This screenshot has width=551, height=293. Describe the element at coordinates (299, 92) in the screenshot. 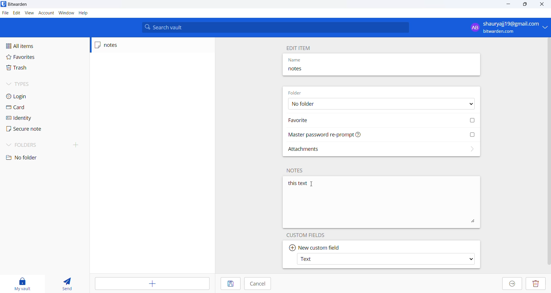

I see `folder` at that location.